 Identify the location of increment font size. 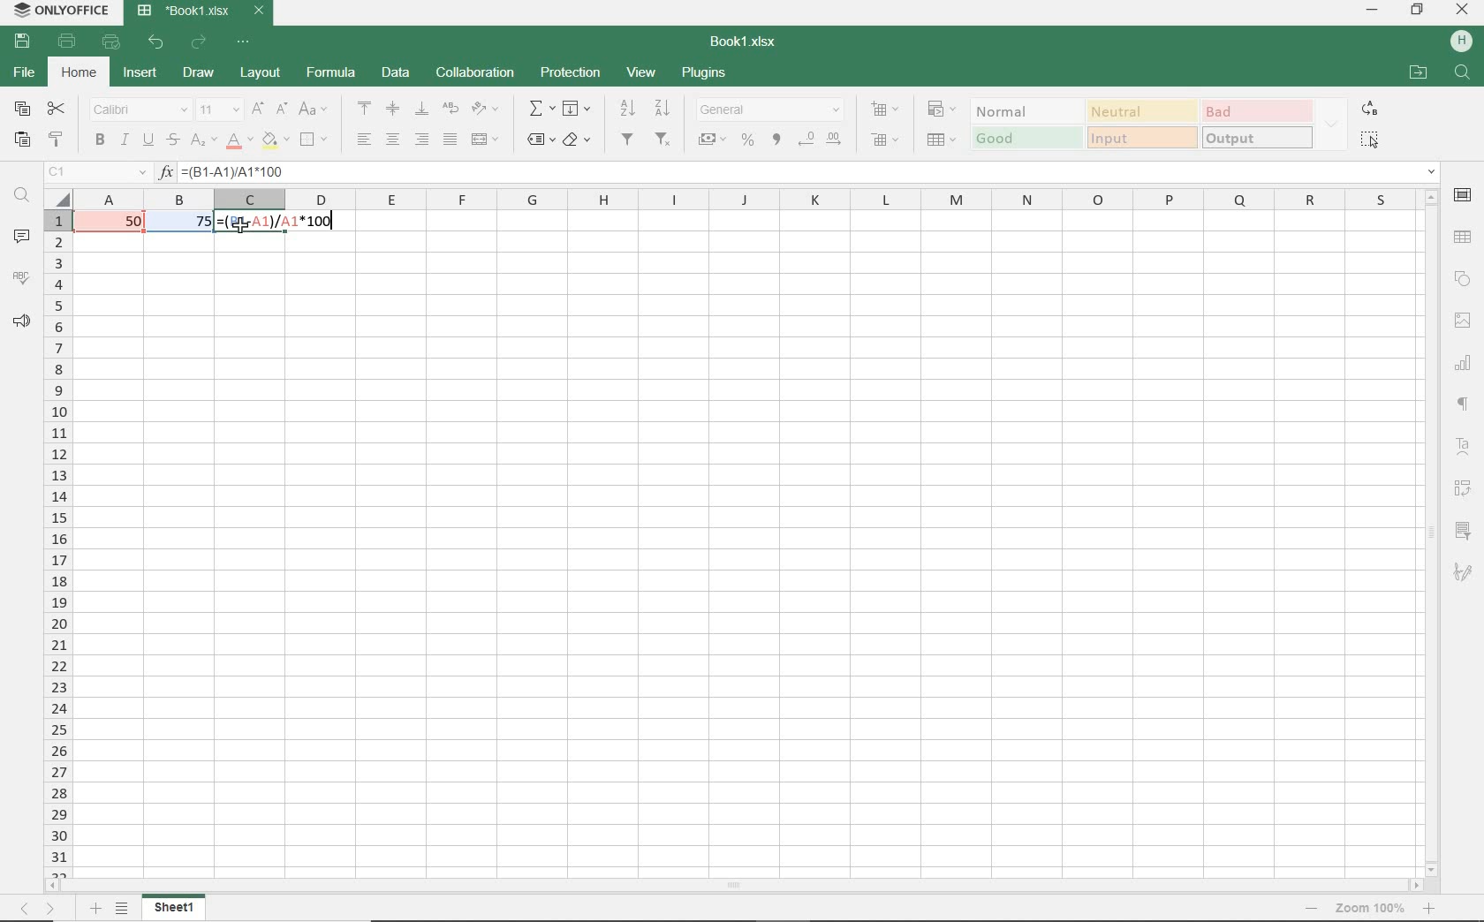
(258, 108).